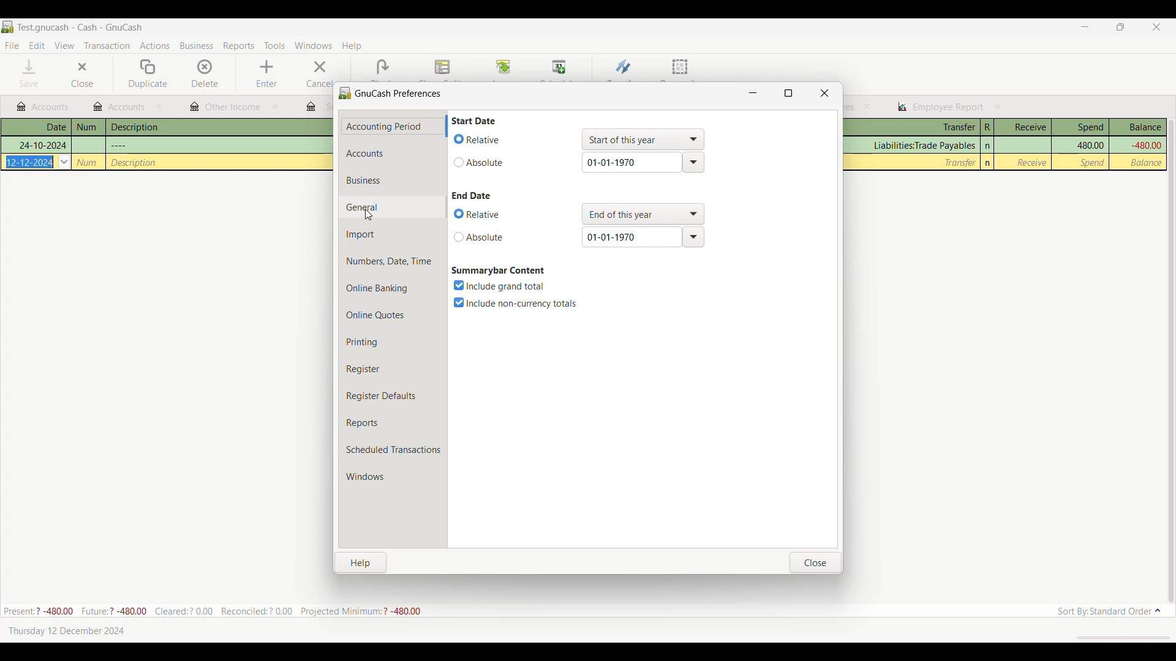  Describe the element at coordinates (393, 261) in the screenshot. I see `Numbers, Date, Time` at that location.